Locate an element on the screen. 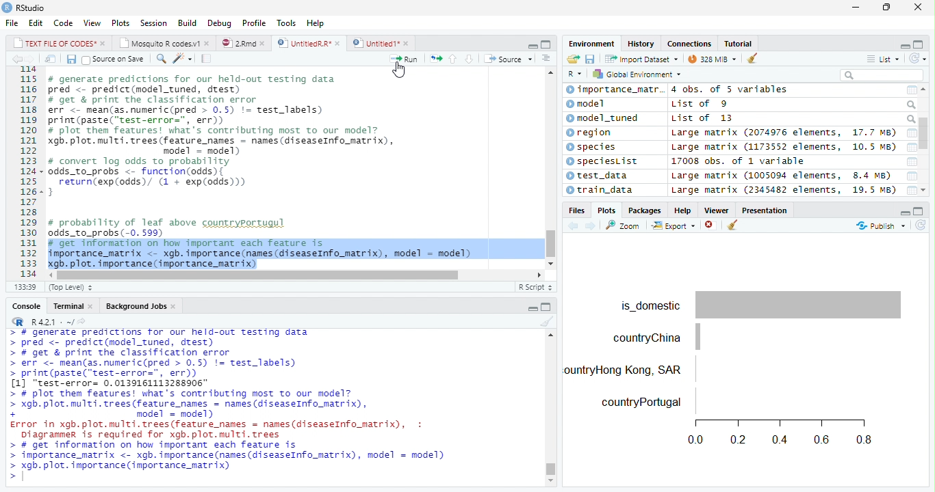 The height and width of the screenshot is (492, 935). Connections is located at coordinates (689, 44).